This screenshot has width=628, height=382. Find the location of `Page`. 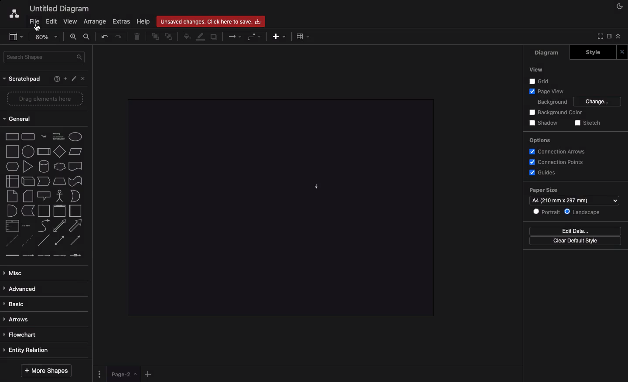

Page is located at coordinates (124, 374).